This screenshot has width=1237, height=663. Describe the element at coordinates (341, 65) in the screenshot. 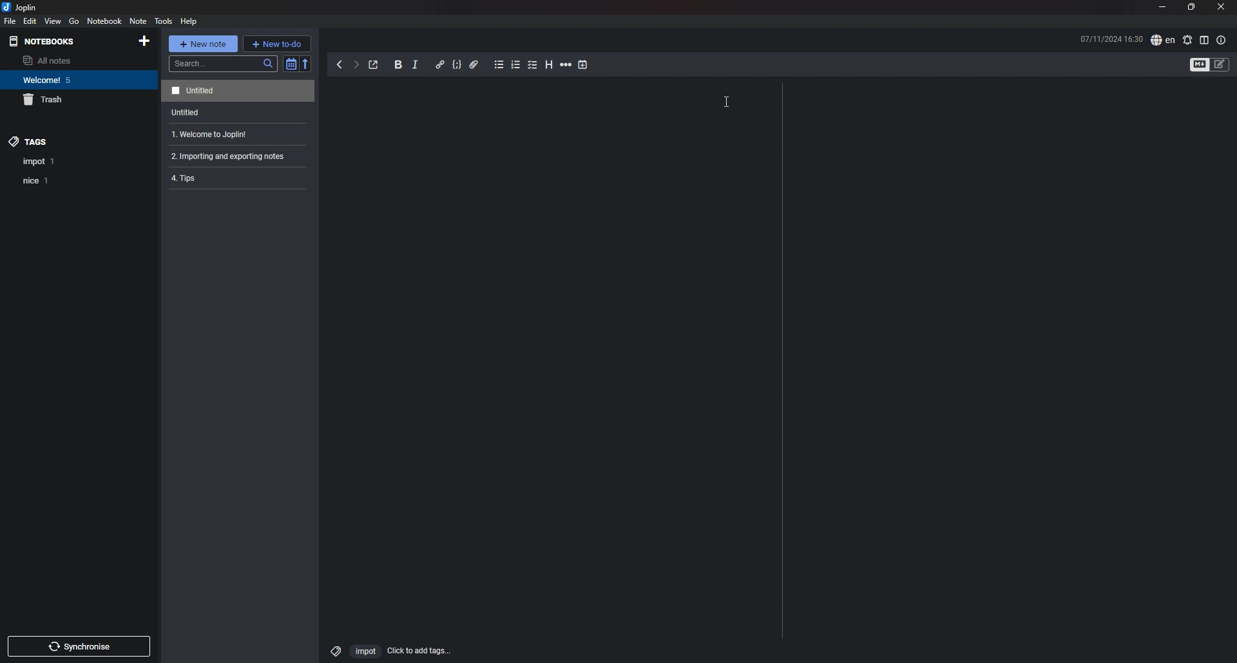

I see `back` at that location.